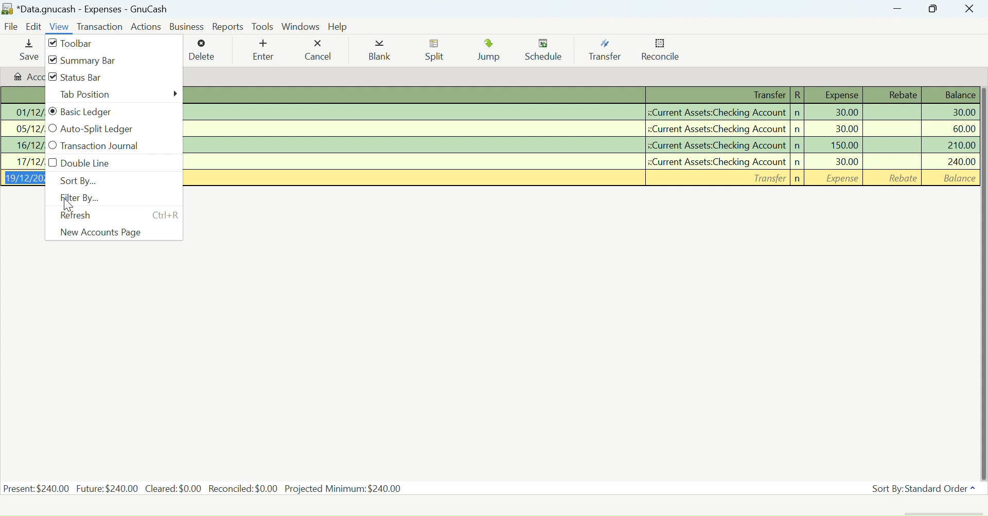  I want to click on Jump, so click(491, 52).